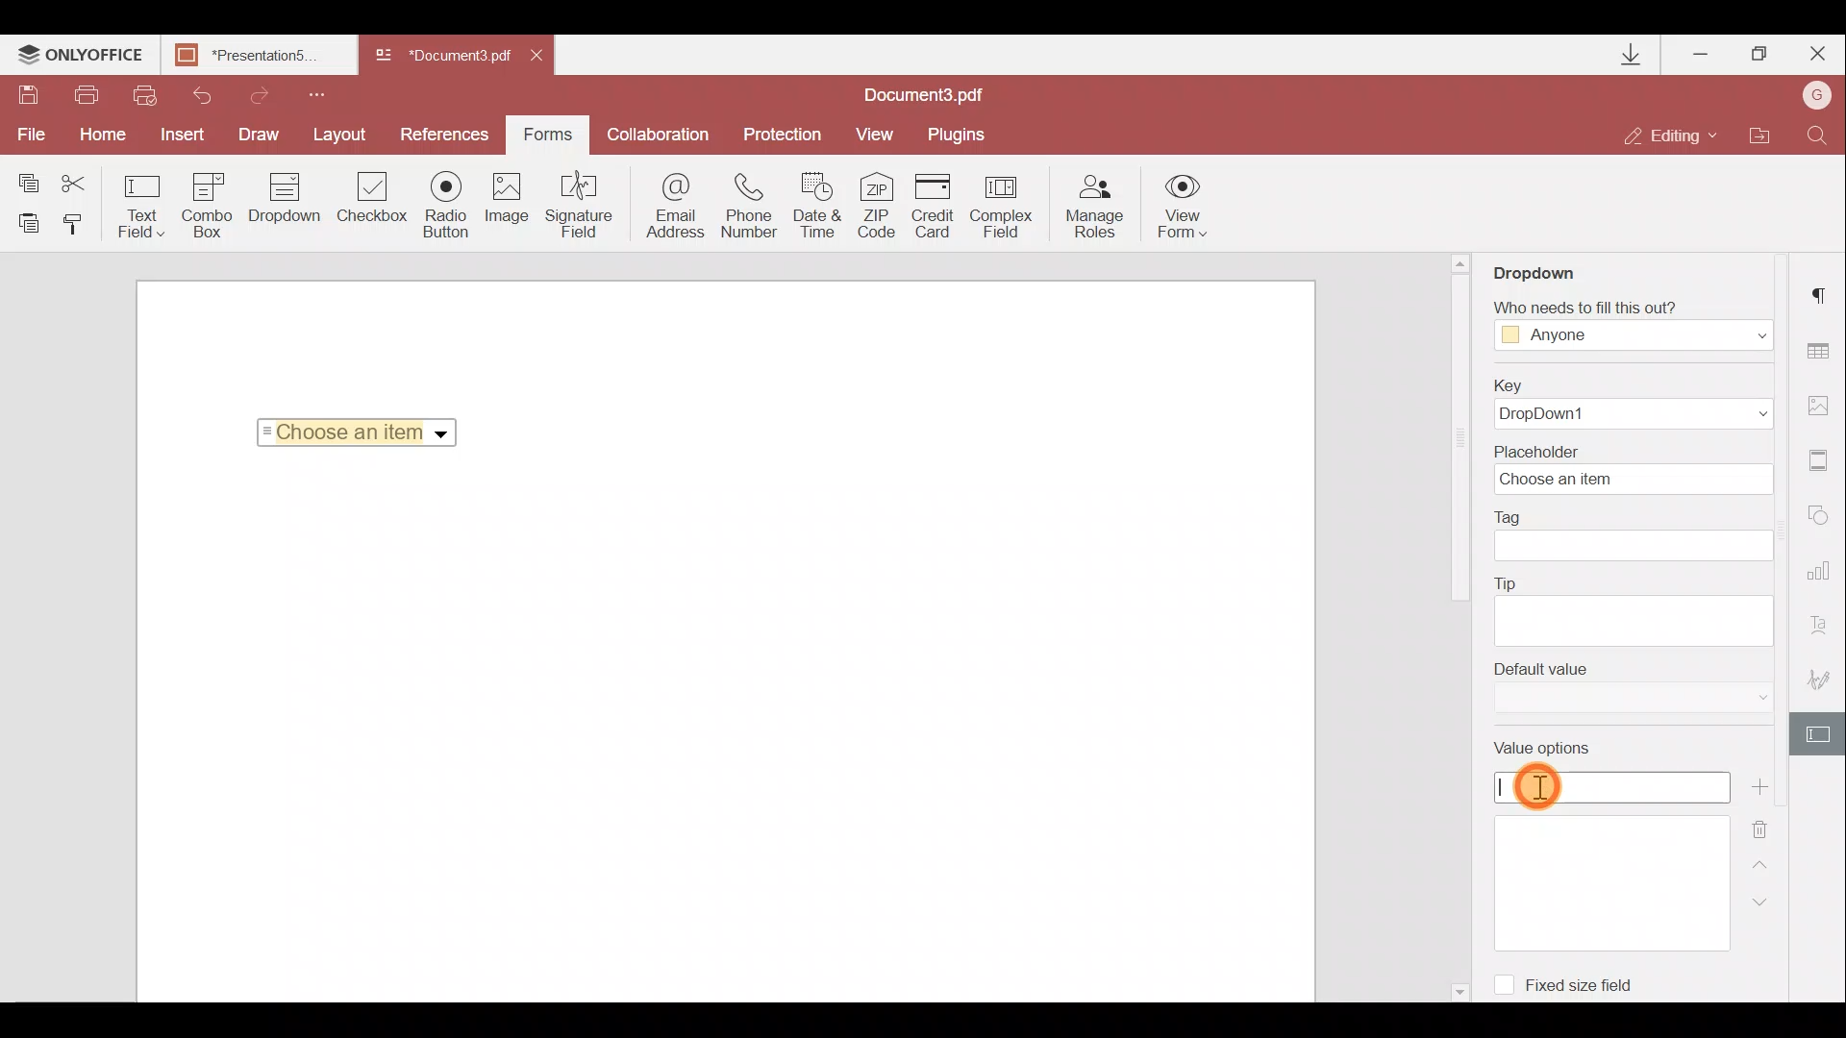  Describe the element at coordinates (1626, 404) in the screenshot. I see `Key` at that location.